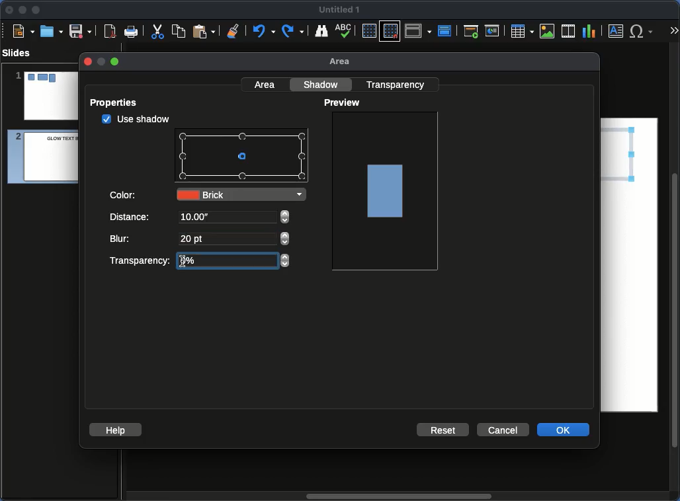  Describe the element at coordinates (494, 31) in the screenshot. I see `Current slide` at that location.